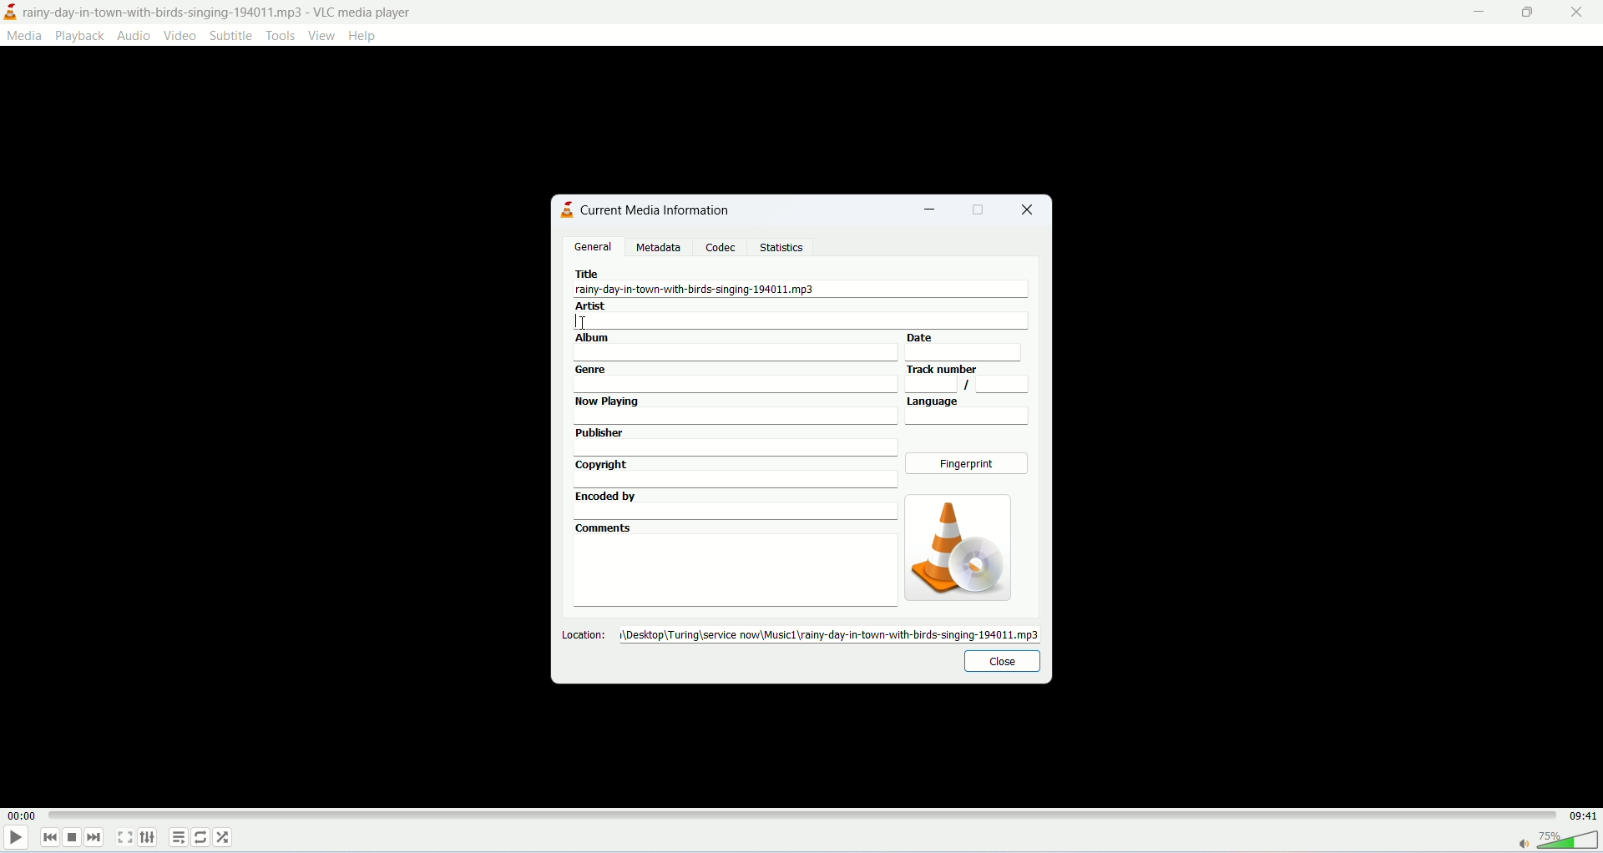 This screenshot has width=1603, height=853. What do you see at coordinates (979, 209) in the screenshot?
I see `maximize` at bounding box center [979, 209].